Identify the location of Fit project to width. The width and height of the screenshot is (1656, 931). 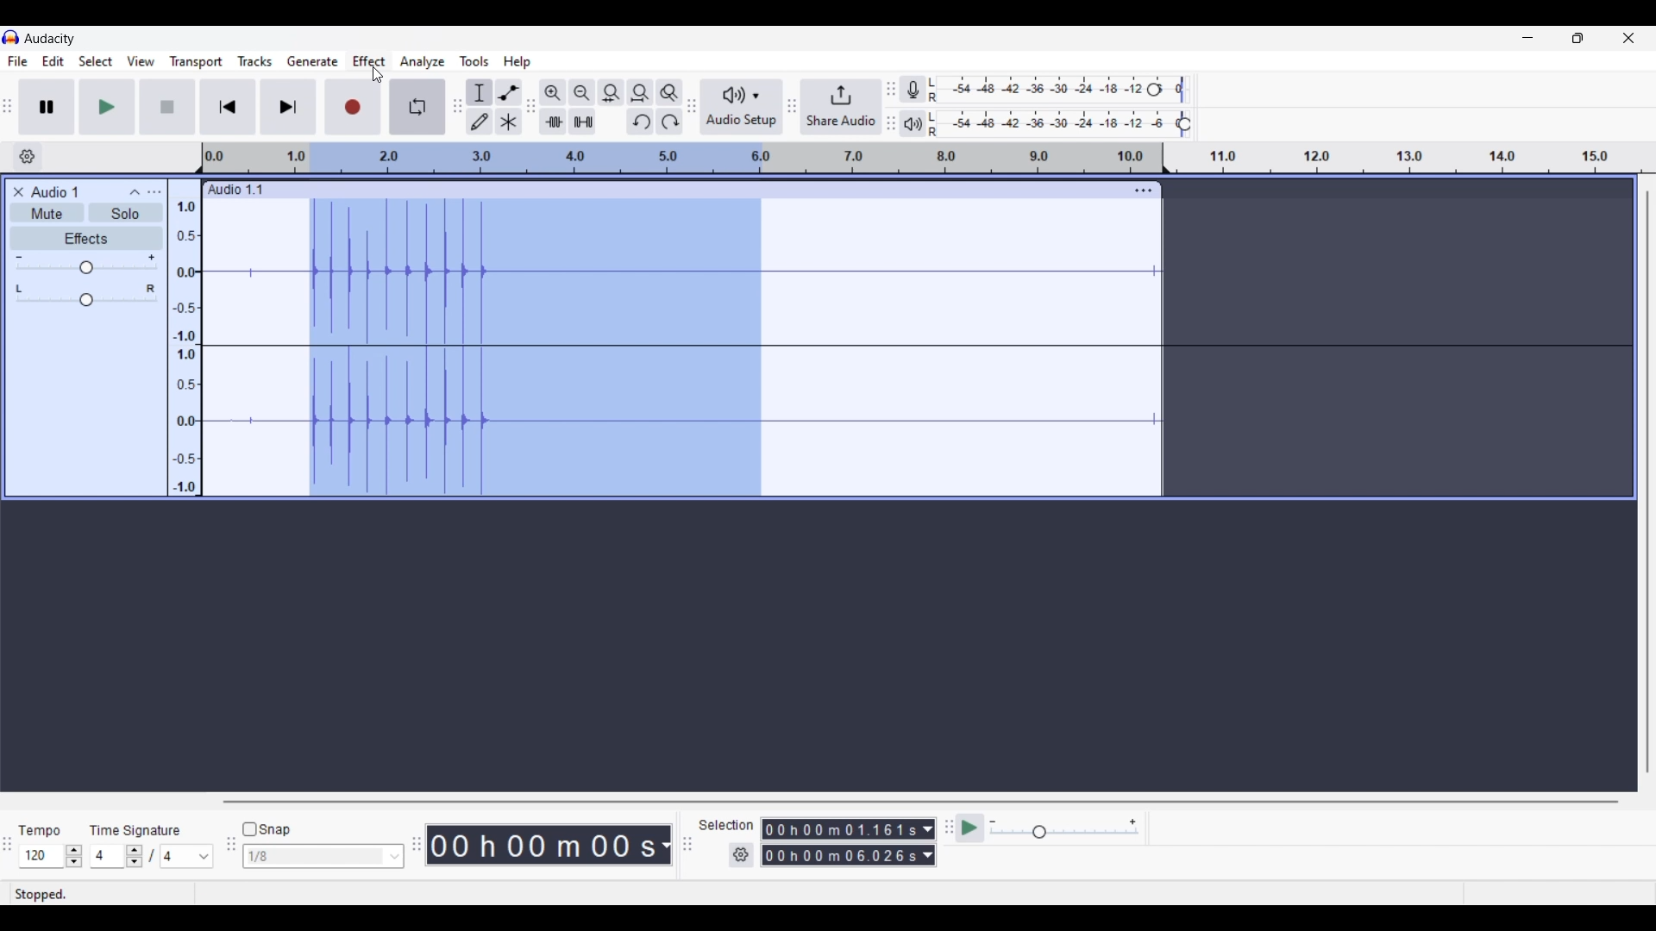
(640, 92).